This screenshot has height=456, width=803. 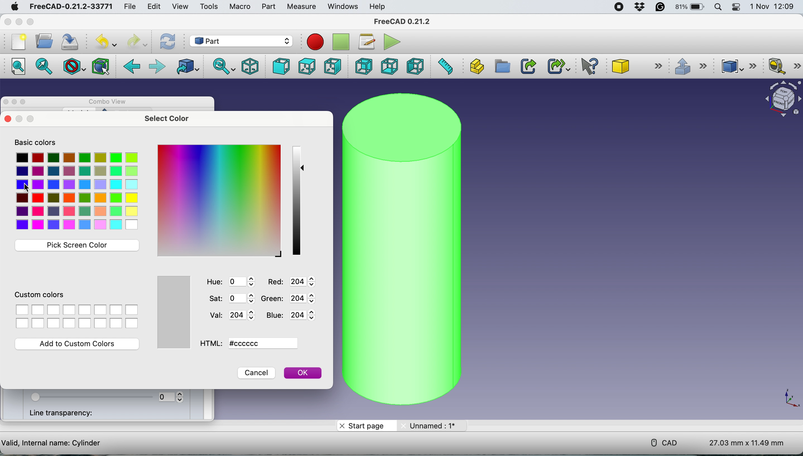 What do you see at coordinates (475, 66) in the screenshot?
I see `create part` at bounding box center [475, 66].